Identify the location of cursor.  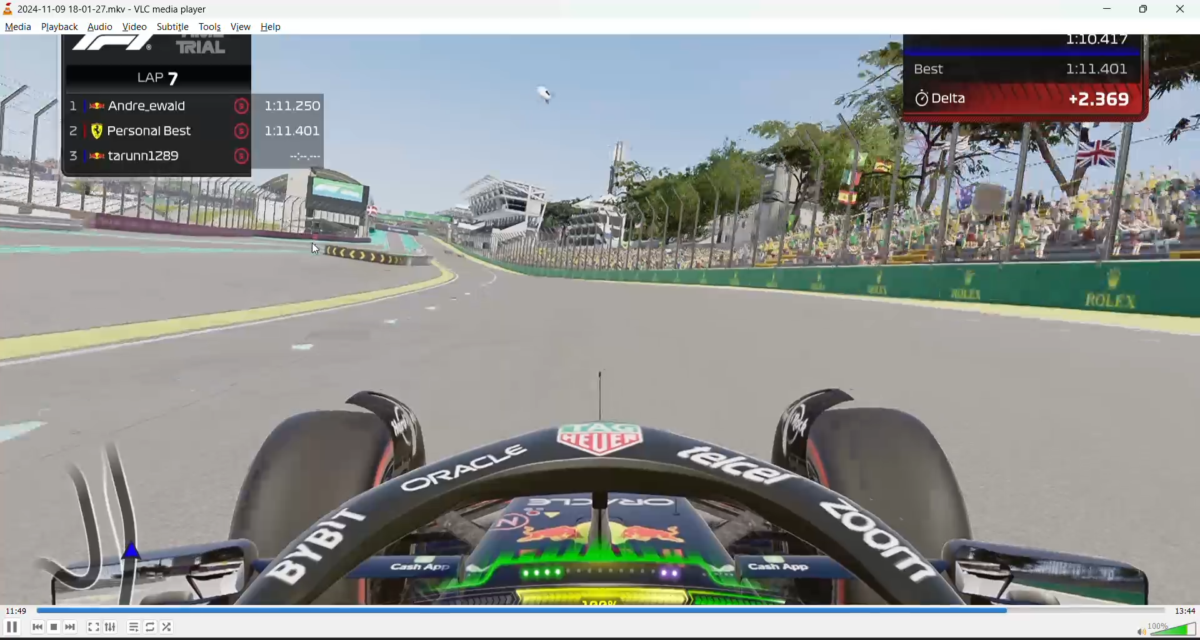
(319, 248).